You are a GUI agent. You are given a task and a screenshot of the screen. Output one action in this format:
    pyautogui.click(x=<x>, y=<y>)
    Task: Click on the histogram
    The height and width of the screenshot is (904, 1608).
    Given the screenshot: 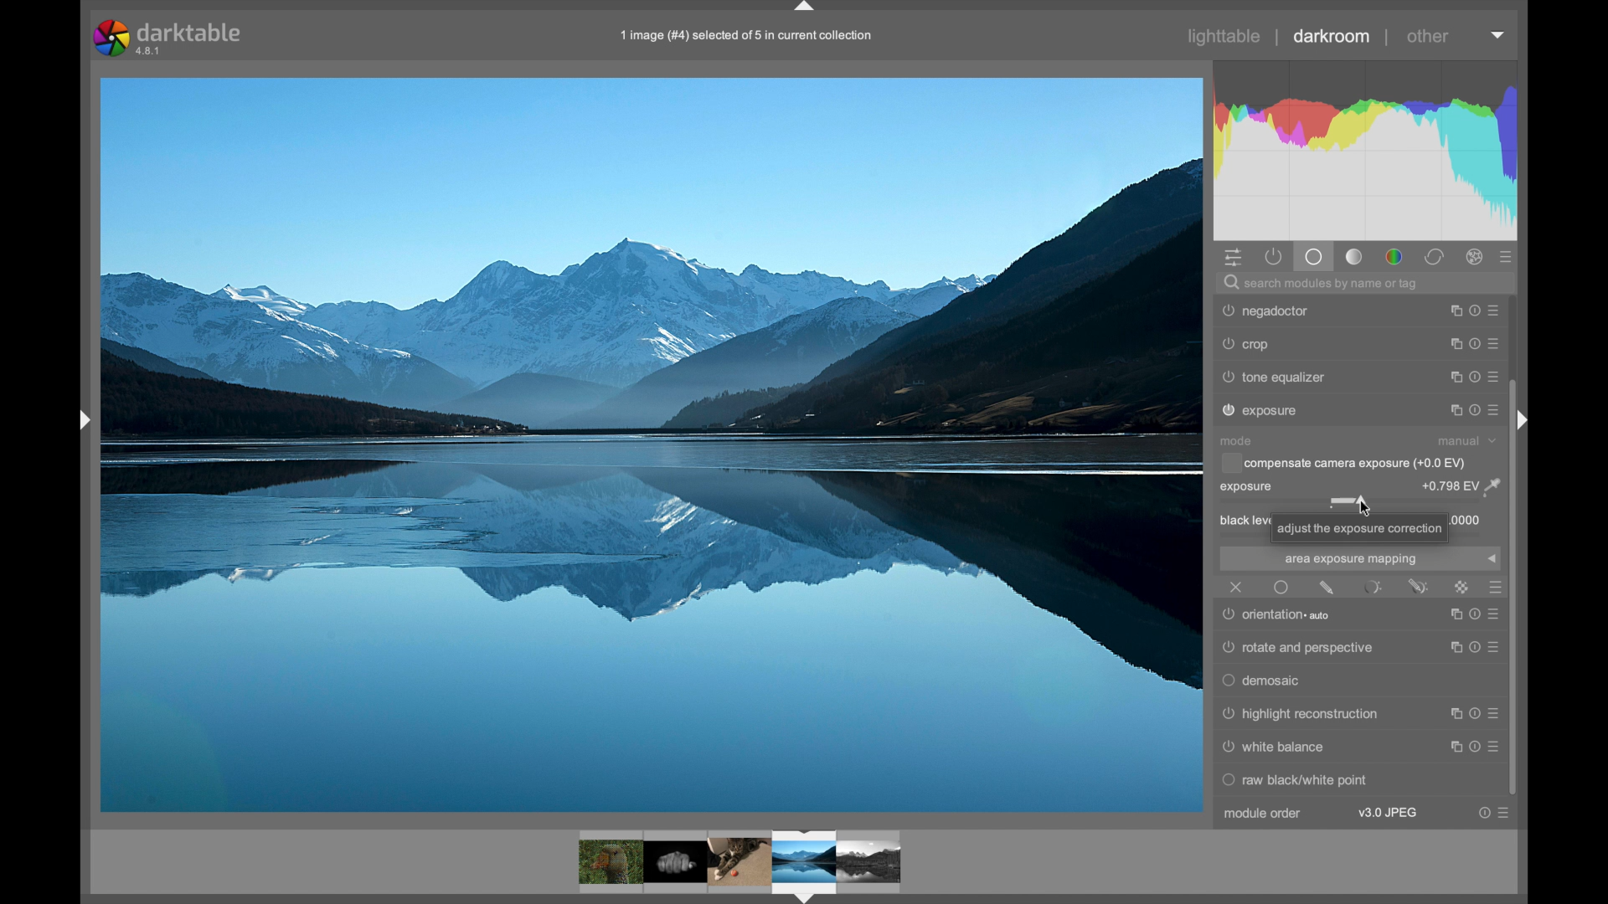 What is the action you would take?
    pyautogui.click(x=1364, y=149)
    